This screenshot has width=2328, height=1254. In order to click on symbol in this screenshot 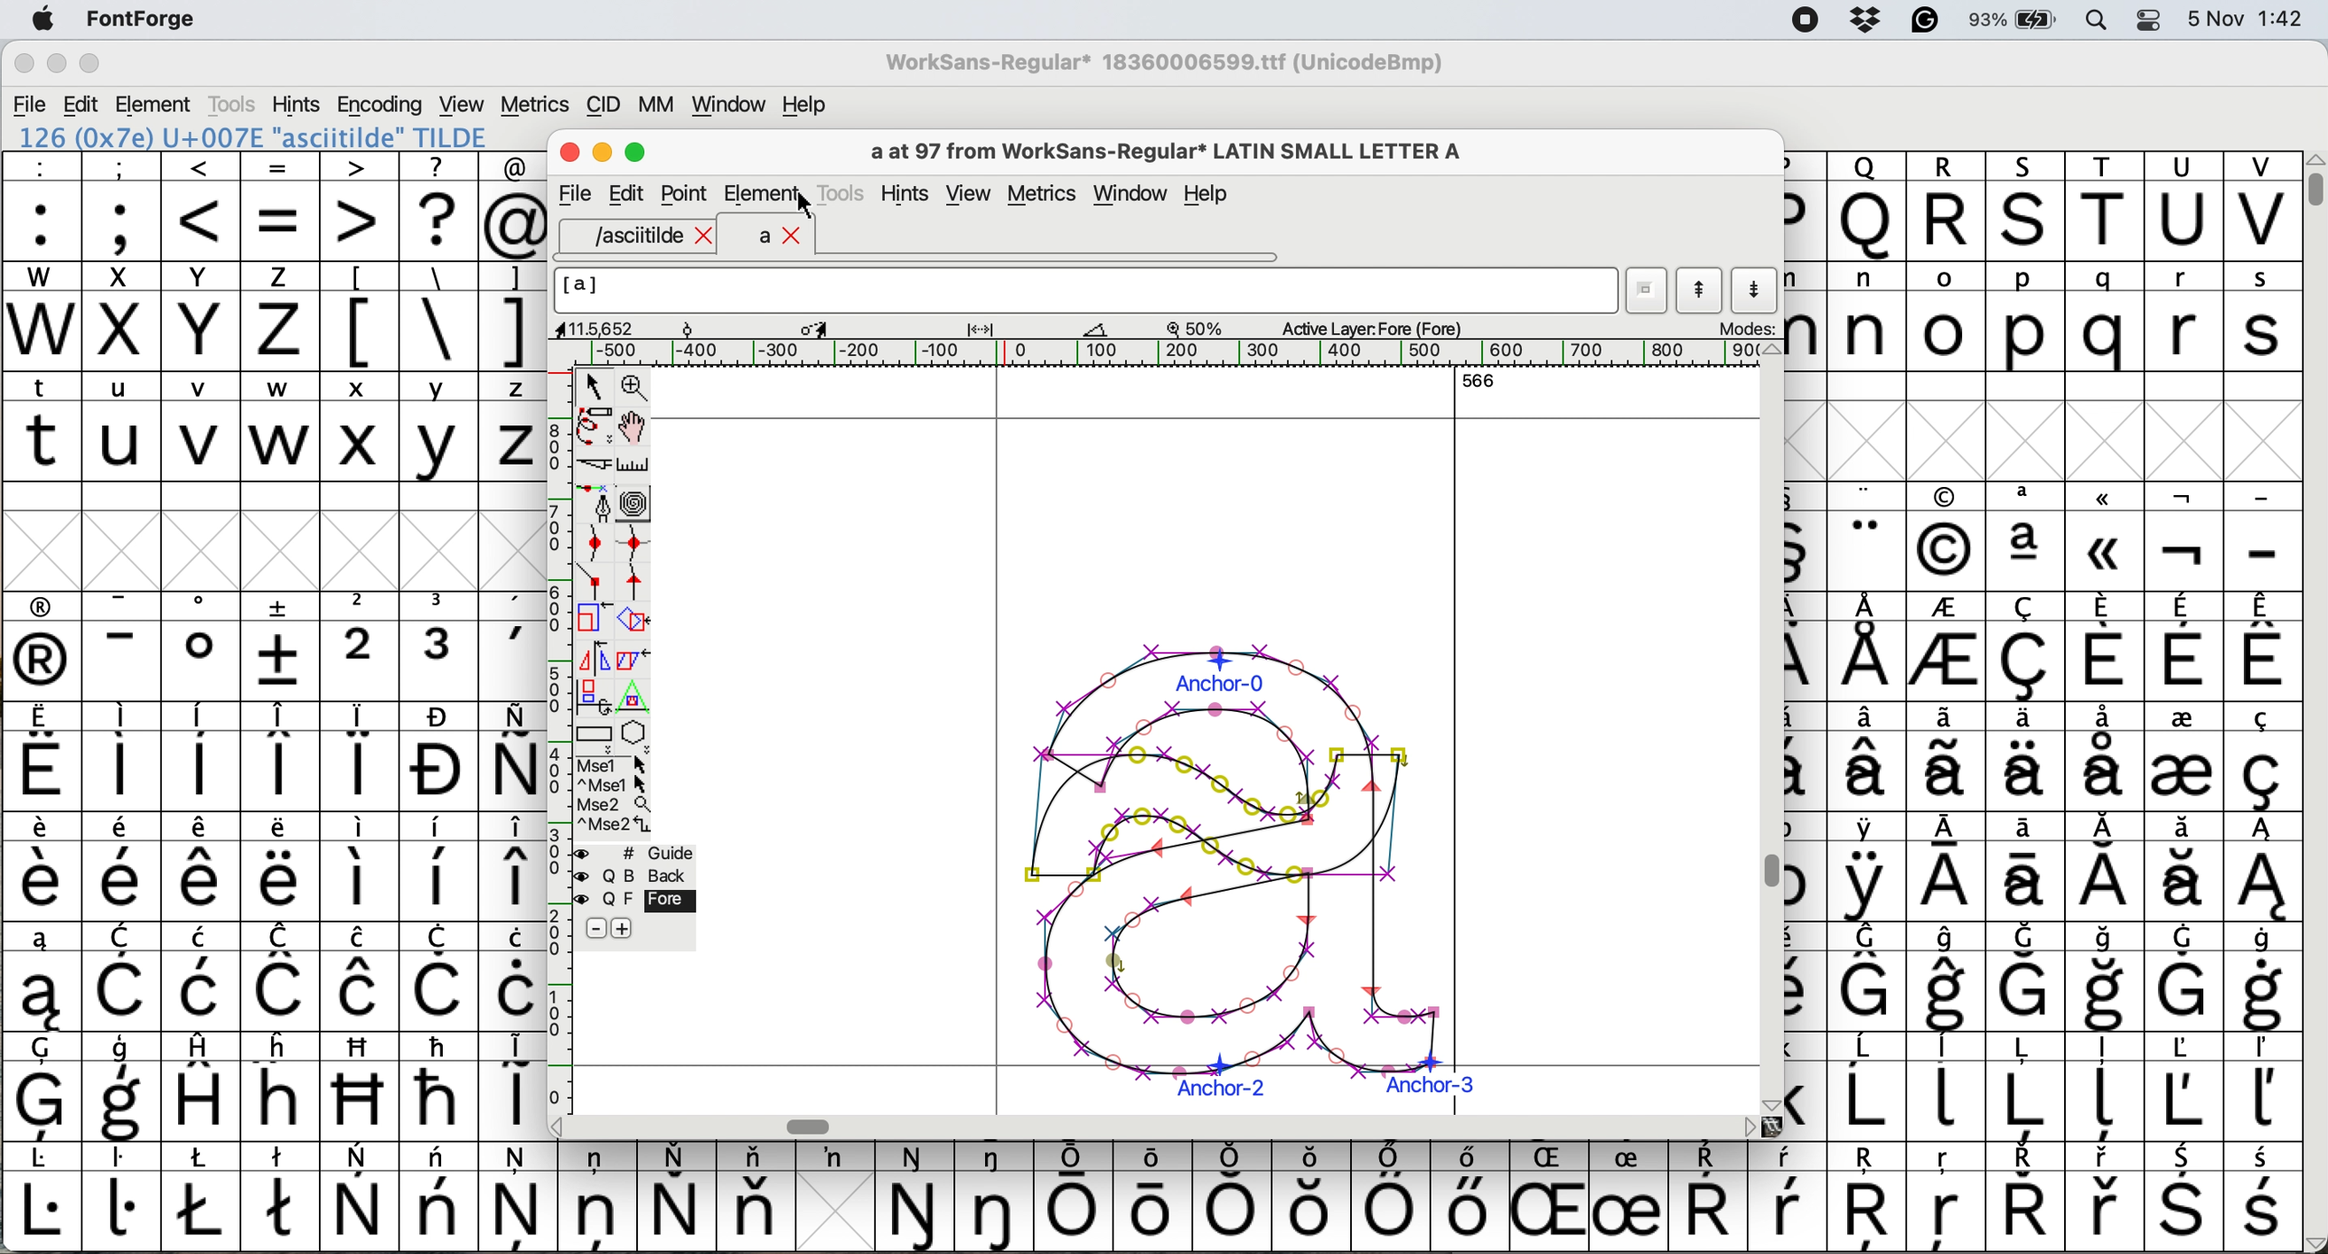, I will do `click(998, 1196)`.